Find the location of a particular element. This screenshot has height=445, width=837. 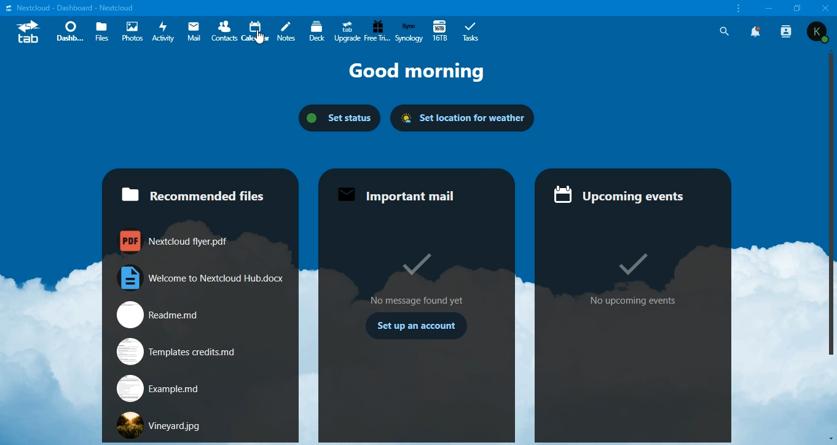

'Nextcloud - Dashboard - Nextcloud is located at coordinates (85, 6).